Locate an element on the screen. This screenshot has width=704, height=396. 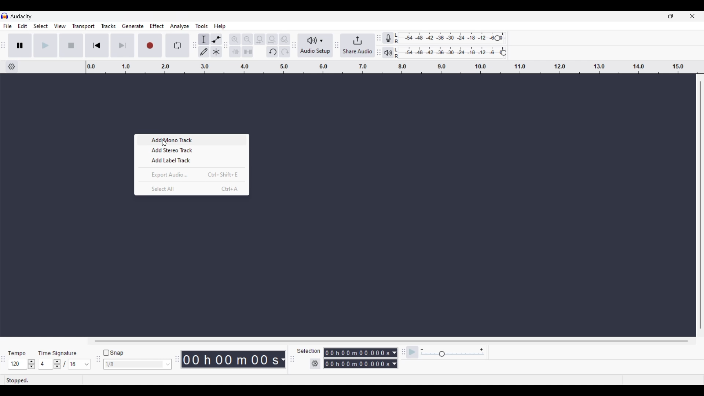
Close interface is located at coordinates (692, 16).